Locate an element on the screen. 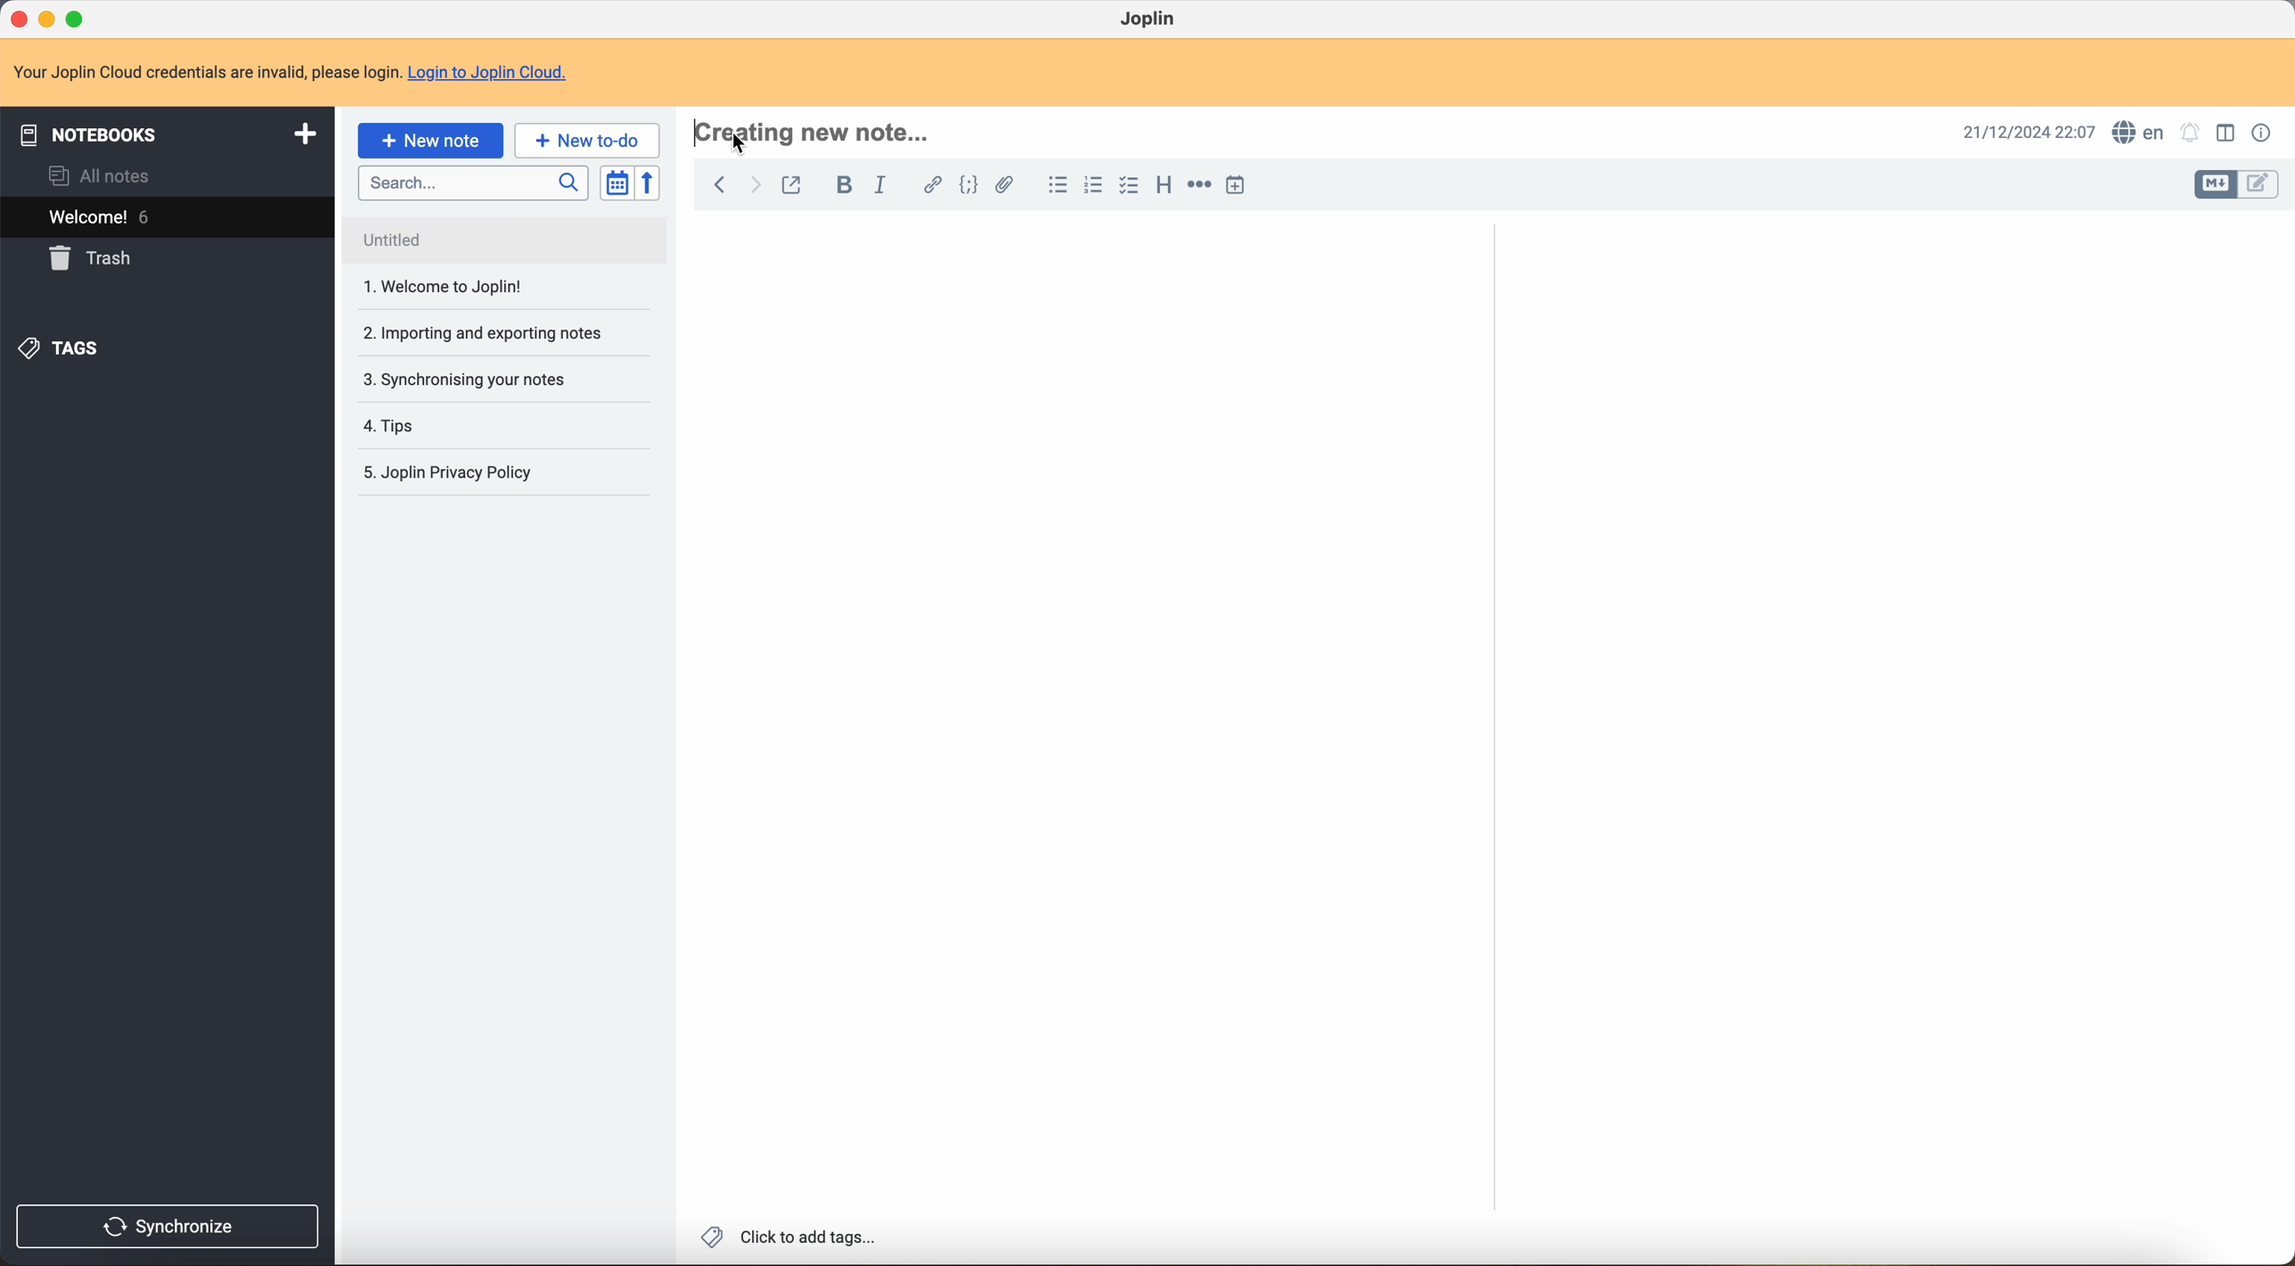 This screenshot has width=2295, height=1266. scroll bar is located at coordinates (1491, 537).